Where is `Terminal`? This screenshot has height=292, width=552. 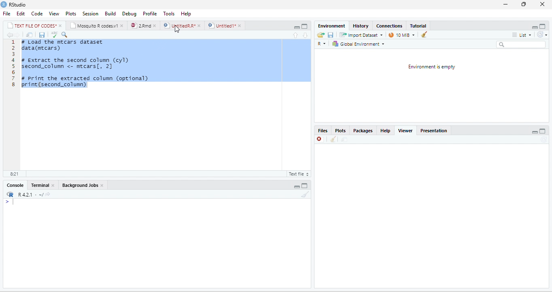
Terminal is located at coordinates (39, 186).